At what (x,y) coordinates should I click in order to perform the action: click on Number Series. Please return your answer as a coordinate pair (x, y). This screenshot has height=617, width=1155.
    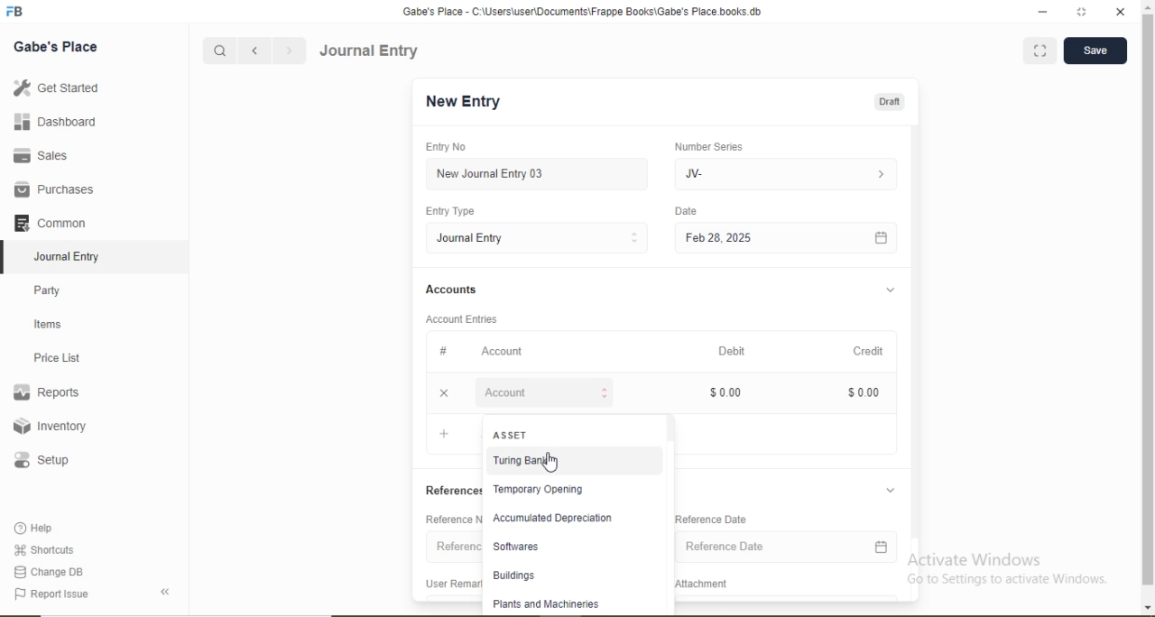
    Looking at the image, I should click on (710, 146).